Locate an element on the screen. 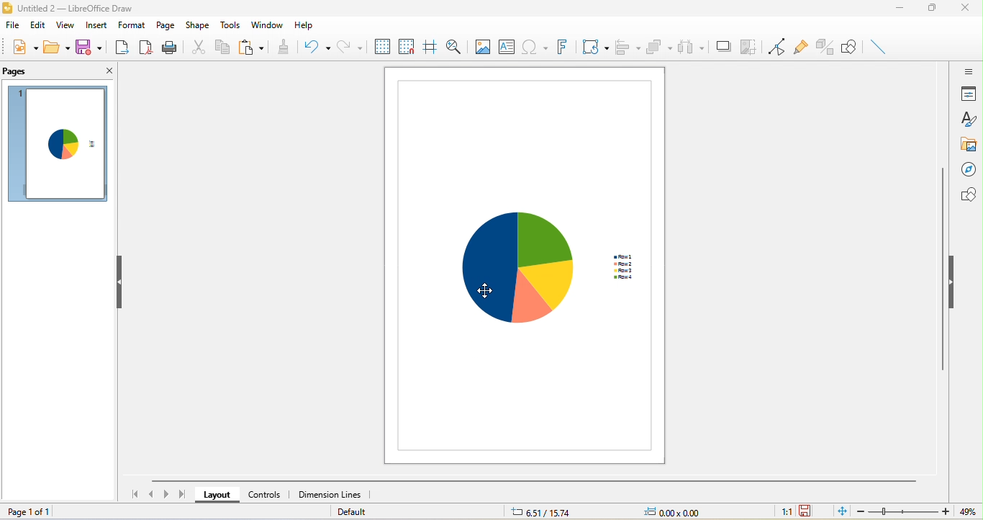  fit page is located at coordinates (842, 511).